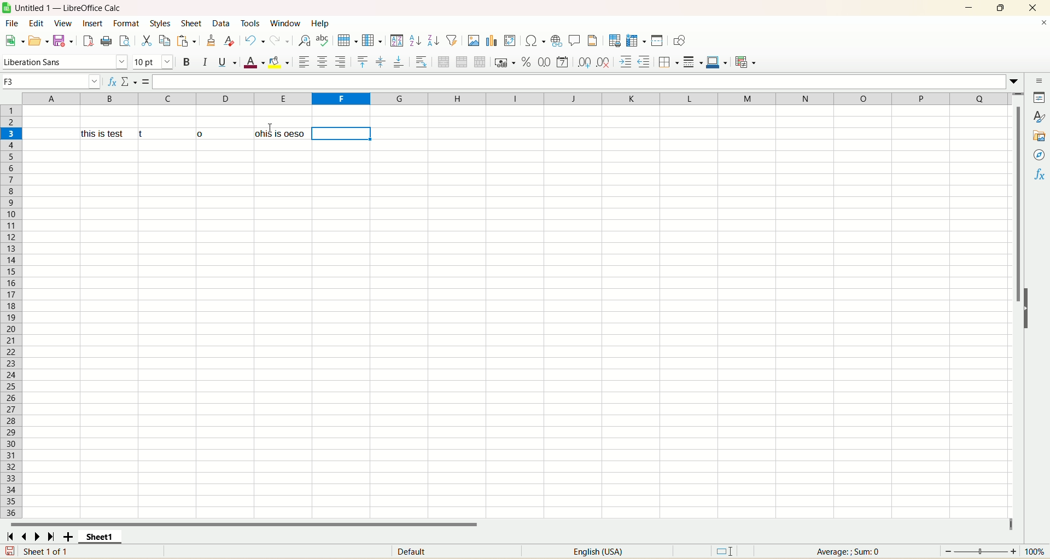 The image size is (1050, 559). Describe the element at coordinates (577, 81) in the screenshot. I see `formula bar` at that location.